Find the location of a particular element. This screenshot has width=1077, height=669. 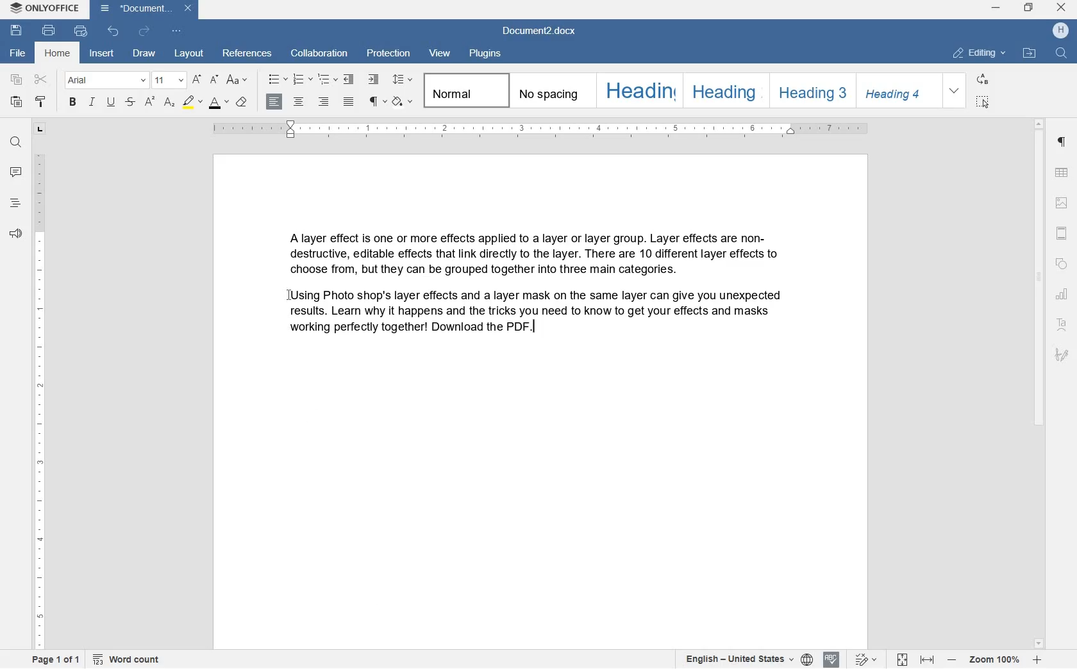

TAB STOP is located at coordinates (40, 129).